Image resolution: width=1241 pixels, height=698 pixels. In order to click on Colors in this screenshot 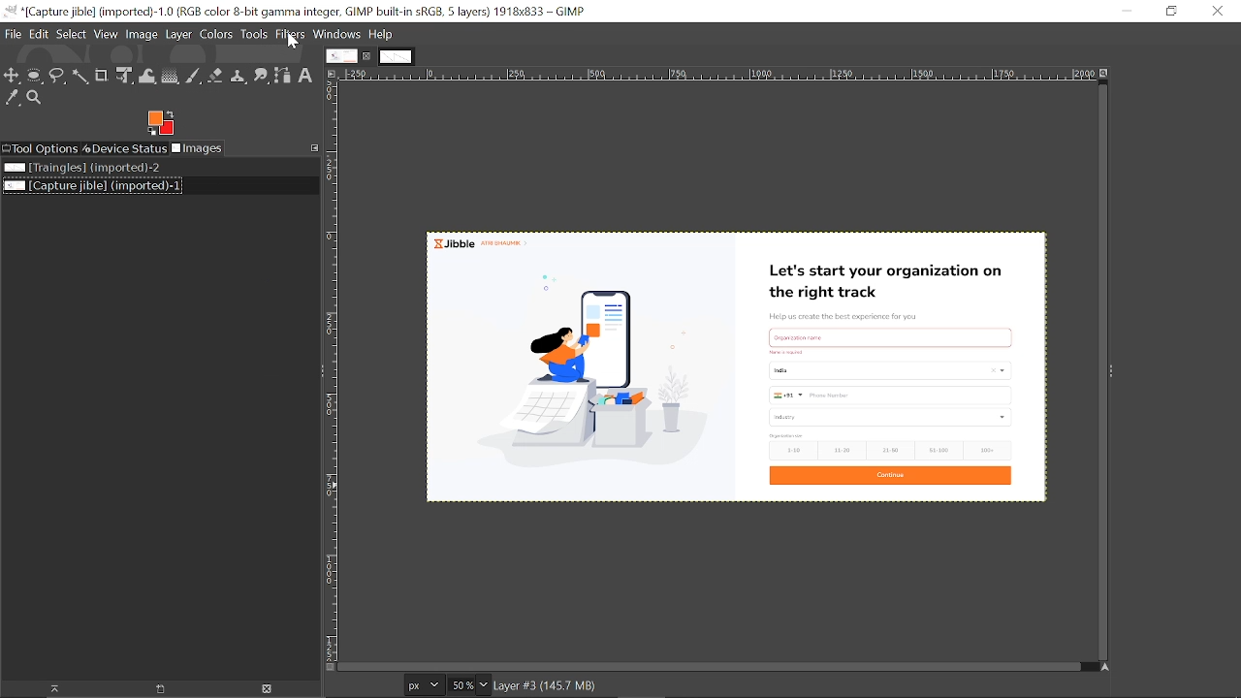, I will do `click(218, 36)`.